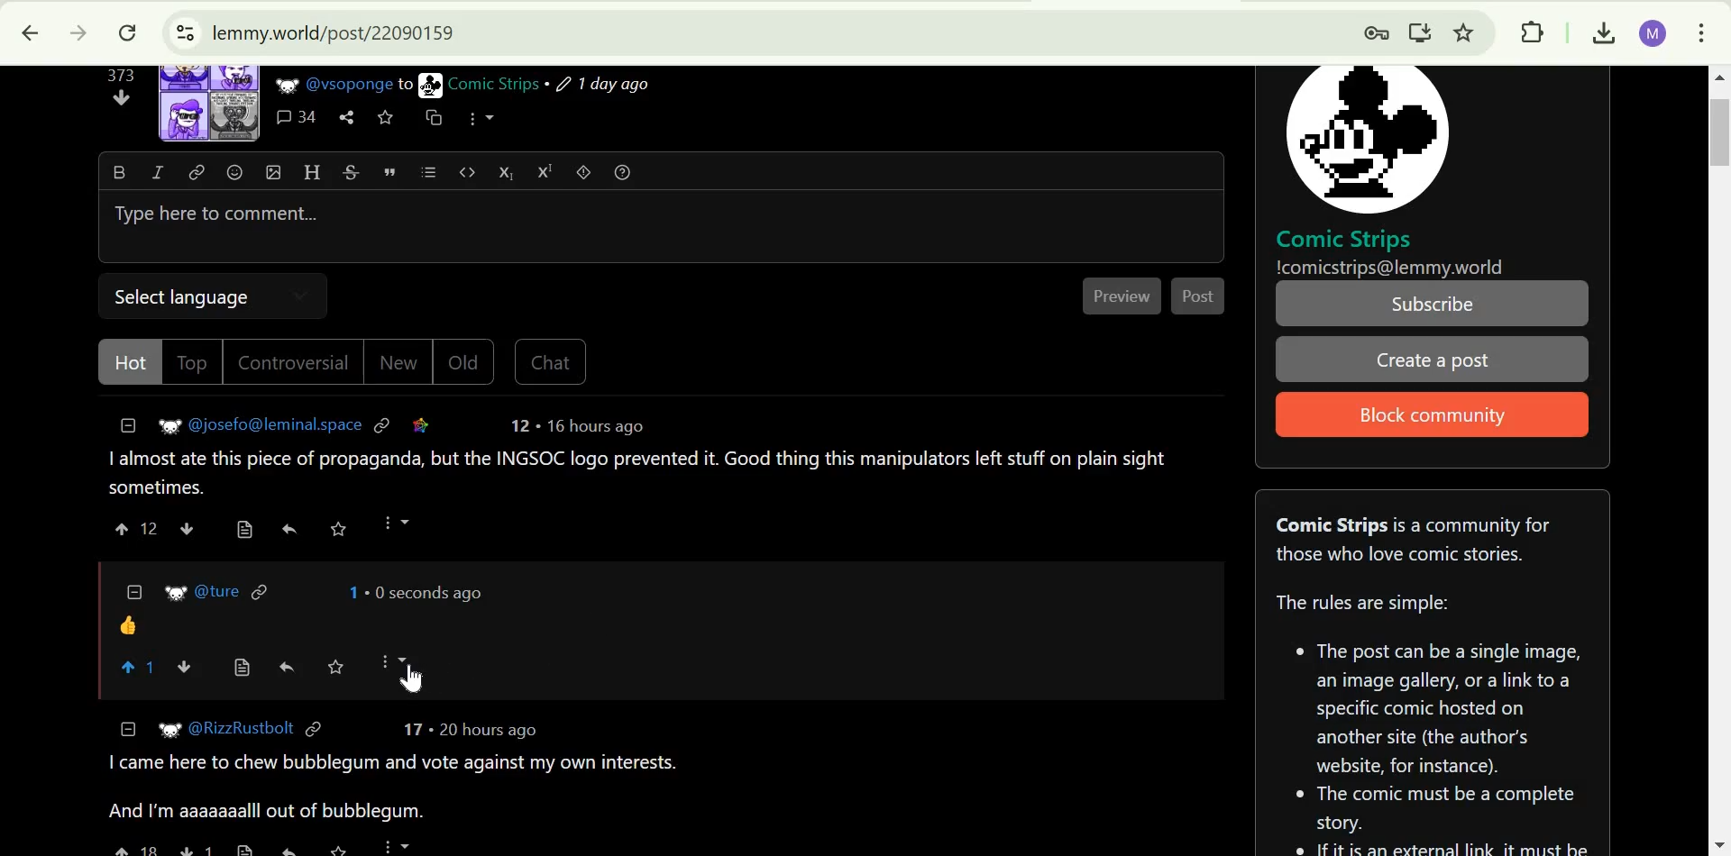 The image size is (1731, 856). Describe the element at coordinates (273, 171) in the screenshot. I see `upload image` at that location.